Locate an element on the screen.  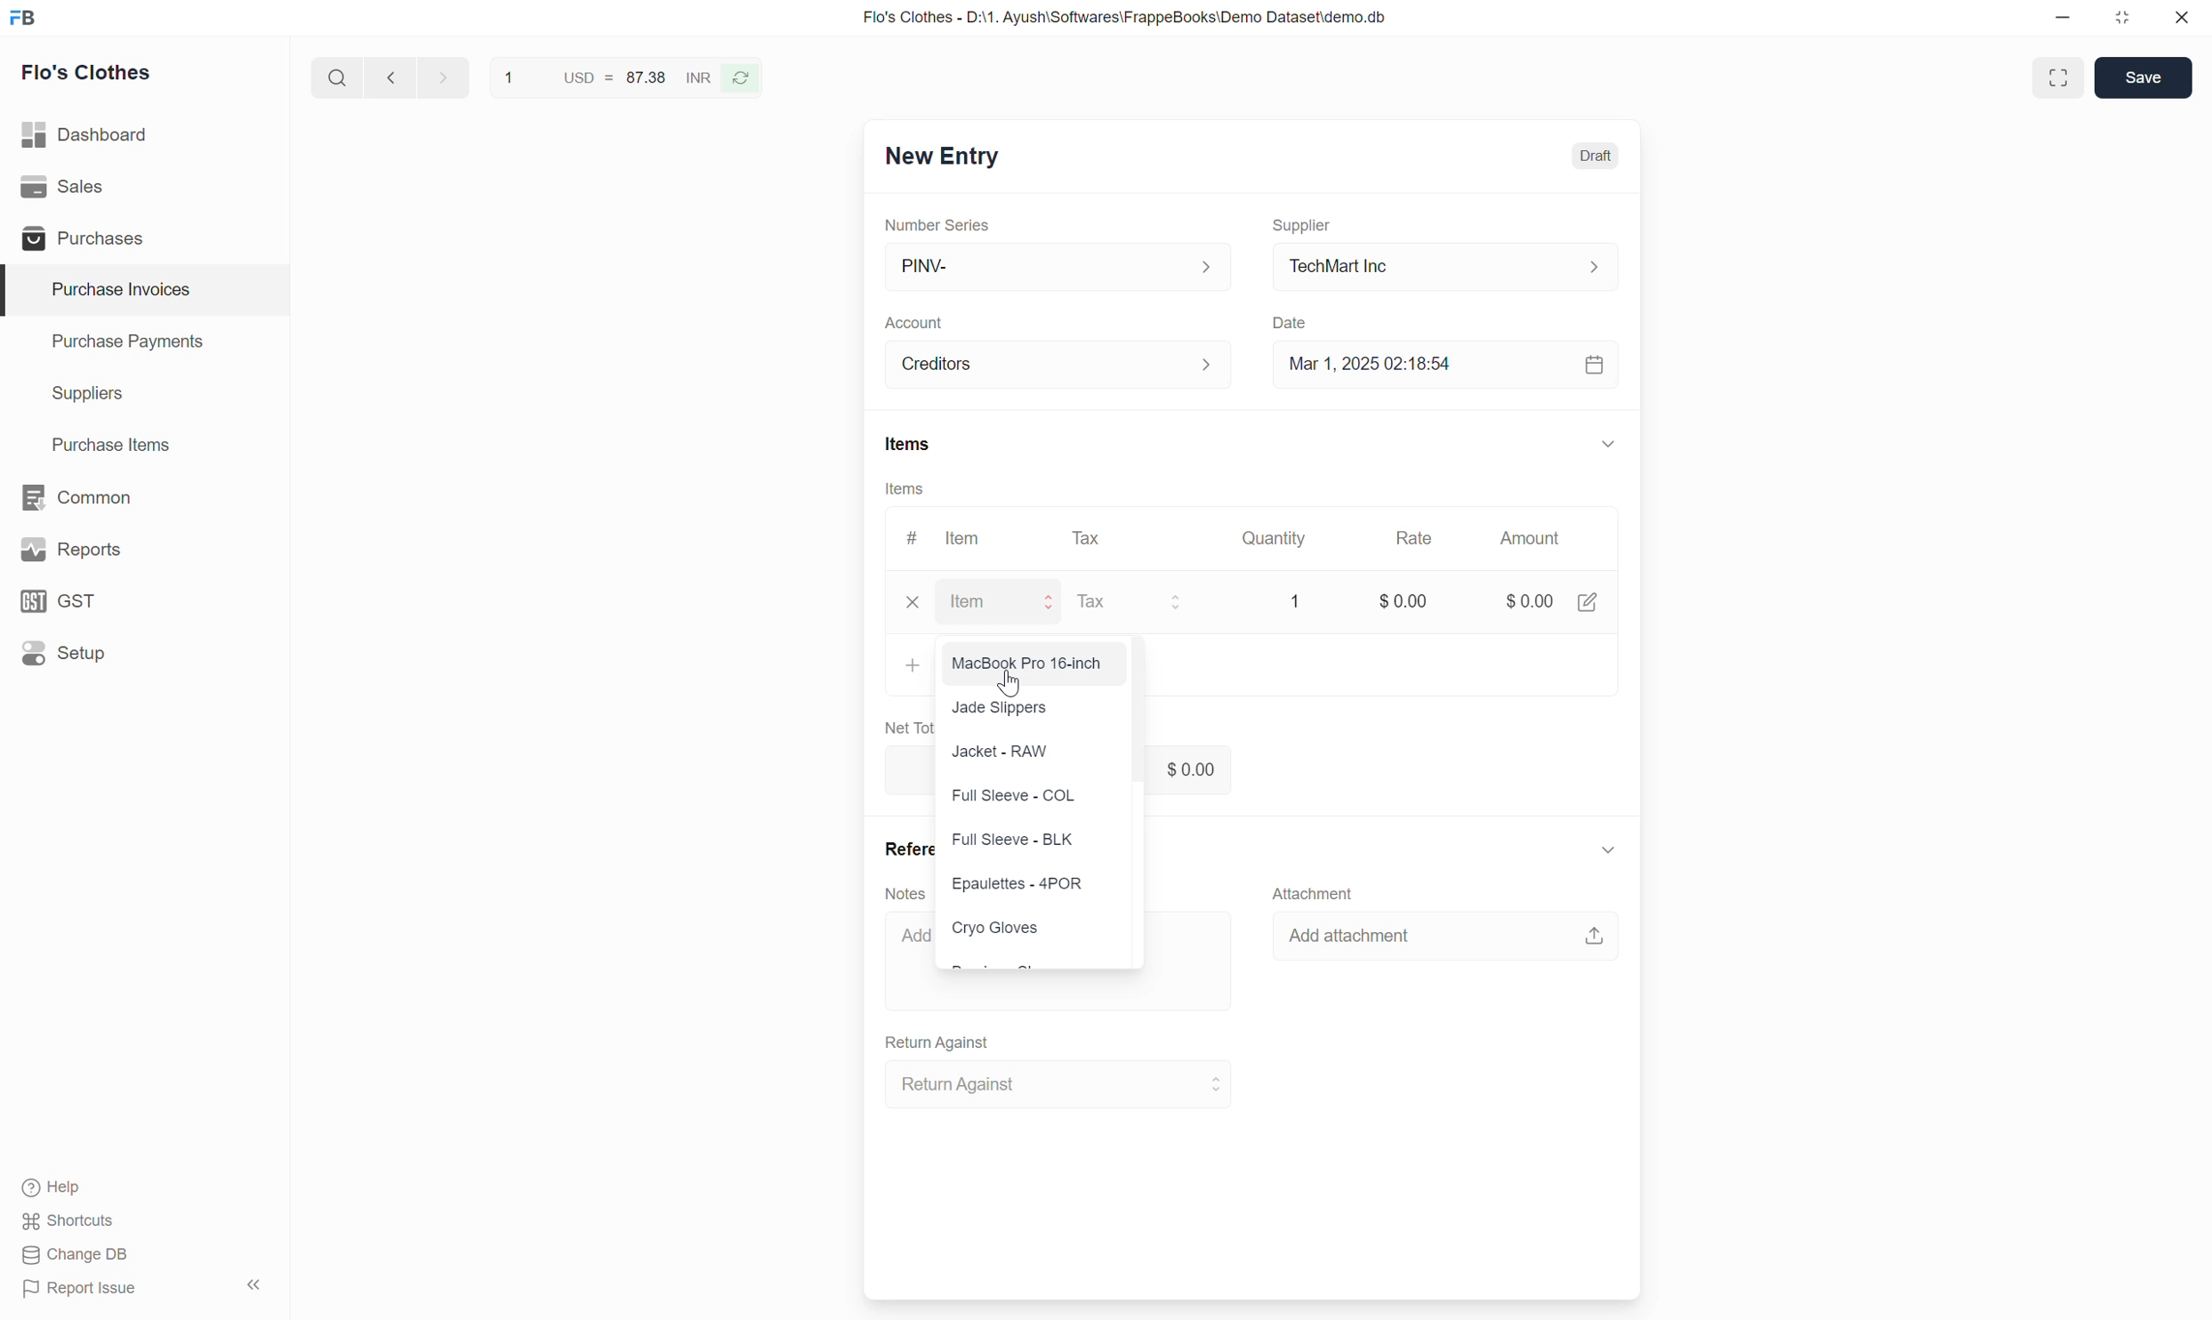
Return Against is located at coordinates (938, 1043).